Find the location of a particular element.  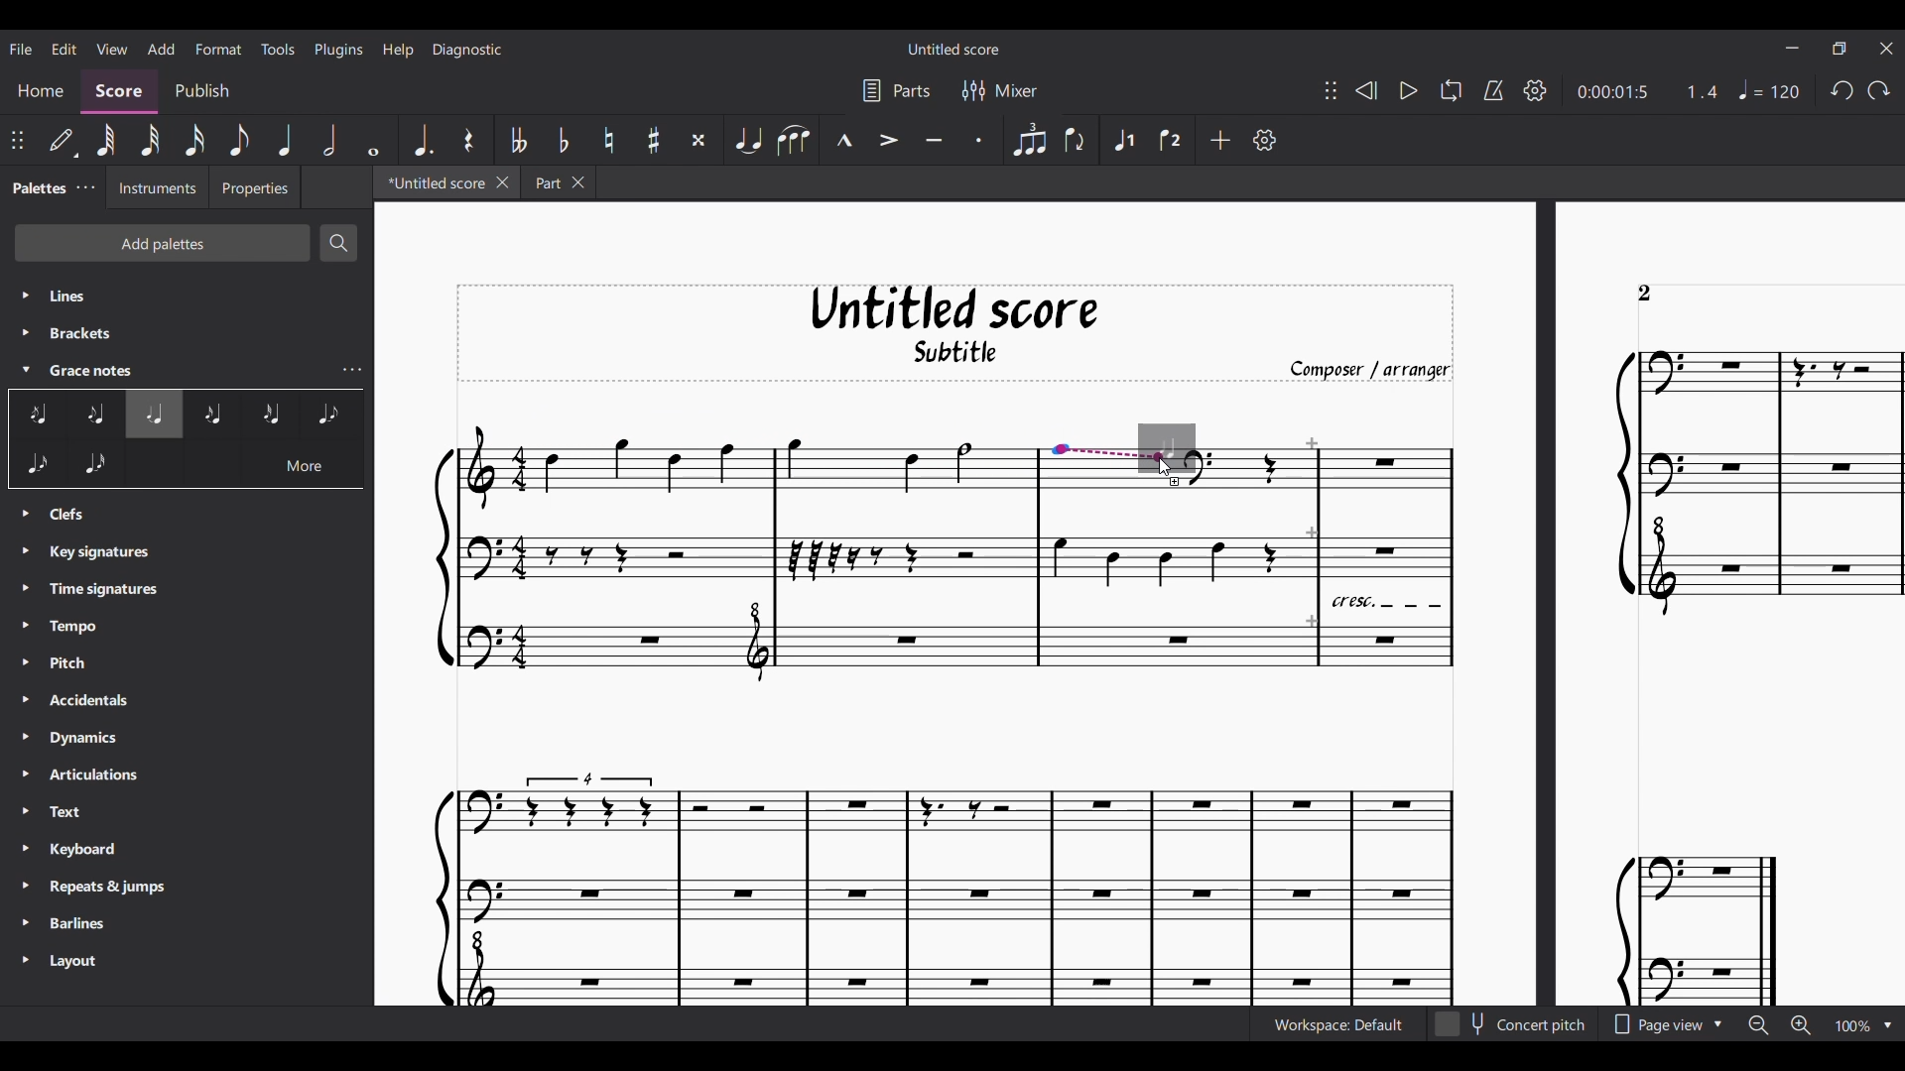

Instruments tab is located at coordinates (157, 186).